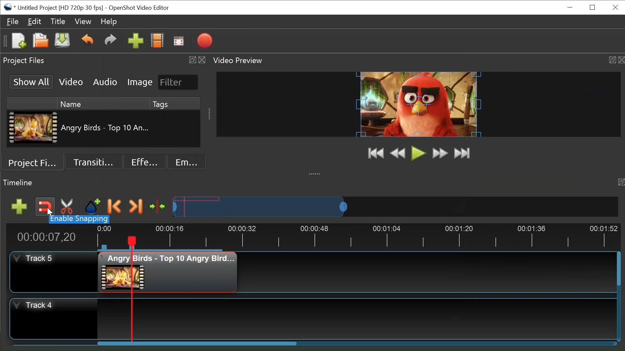 The image size is (625, 351). What do you see at coordinates (109, 21) in the screenshot?
I see `elp` at bounding box center [109, 21].